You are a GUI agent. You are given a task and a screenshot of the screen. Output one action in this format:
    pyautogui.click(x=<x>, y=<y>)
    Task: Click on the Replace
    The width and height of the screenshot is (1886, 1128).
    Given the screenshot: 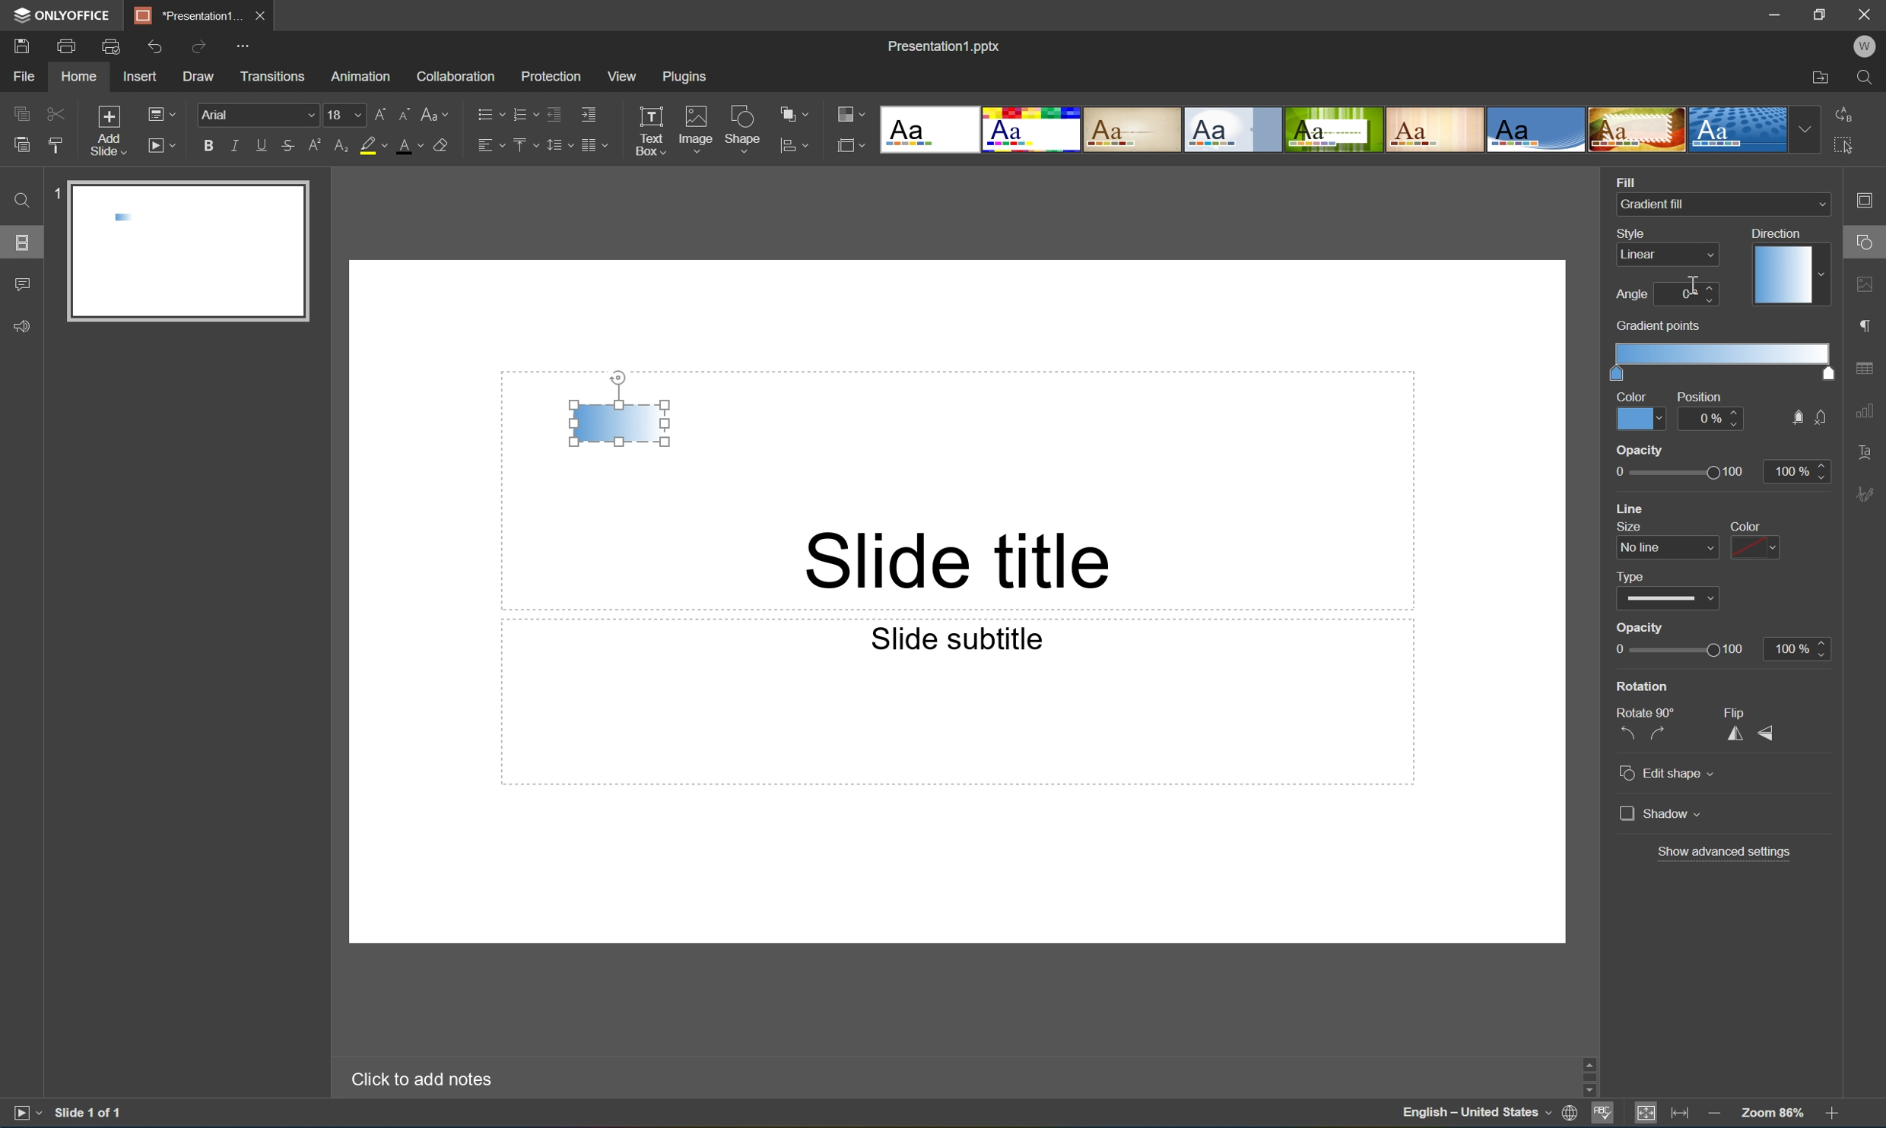 What is the action you would take?
    pyautogui.click(x=1843, y=112)
    